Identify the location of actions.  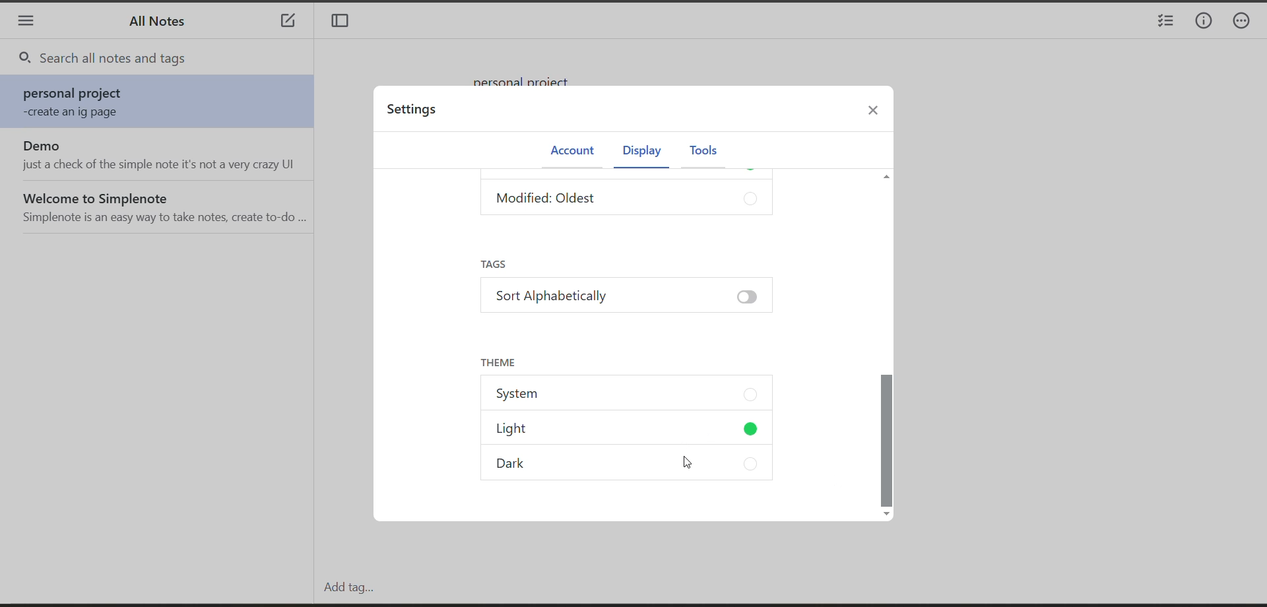
(1247, 22).